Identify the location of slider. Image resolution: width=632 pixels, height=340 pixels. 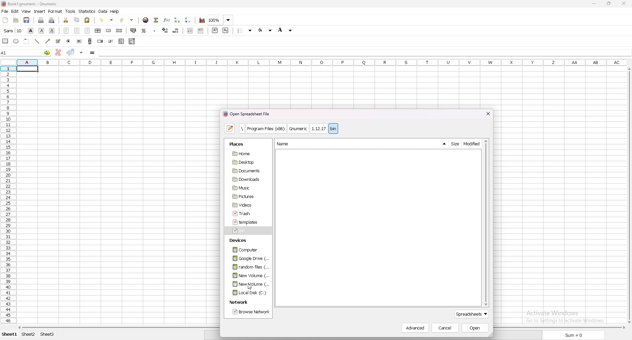
(111, 41).